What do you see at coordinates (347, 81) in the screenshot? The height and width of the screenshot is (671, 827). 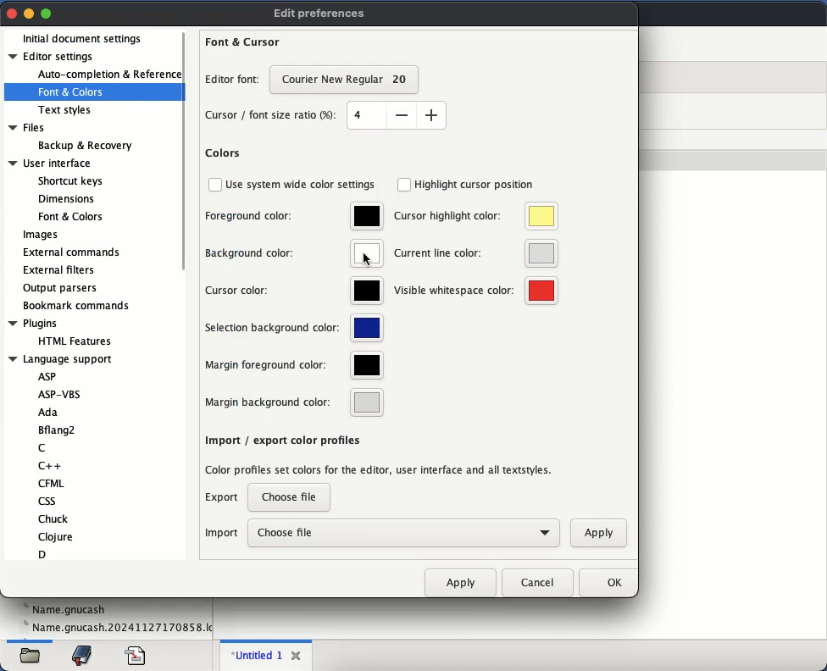 I see `font size` at bounding box center [347, 81].